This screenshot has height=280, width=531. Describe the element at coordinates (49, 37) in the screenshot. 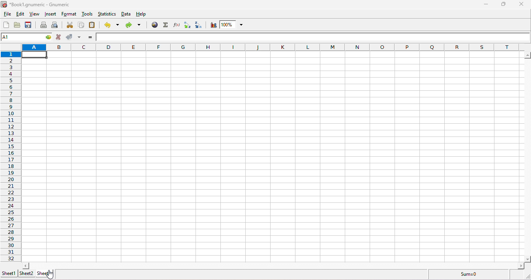

I see `go to` at that location.